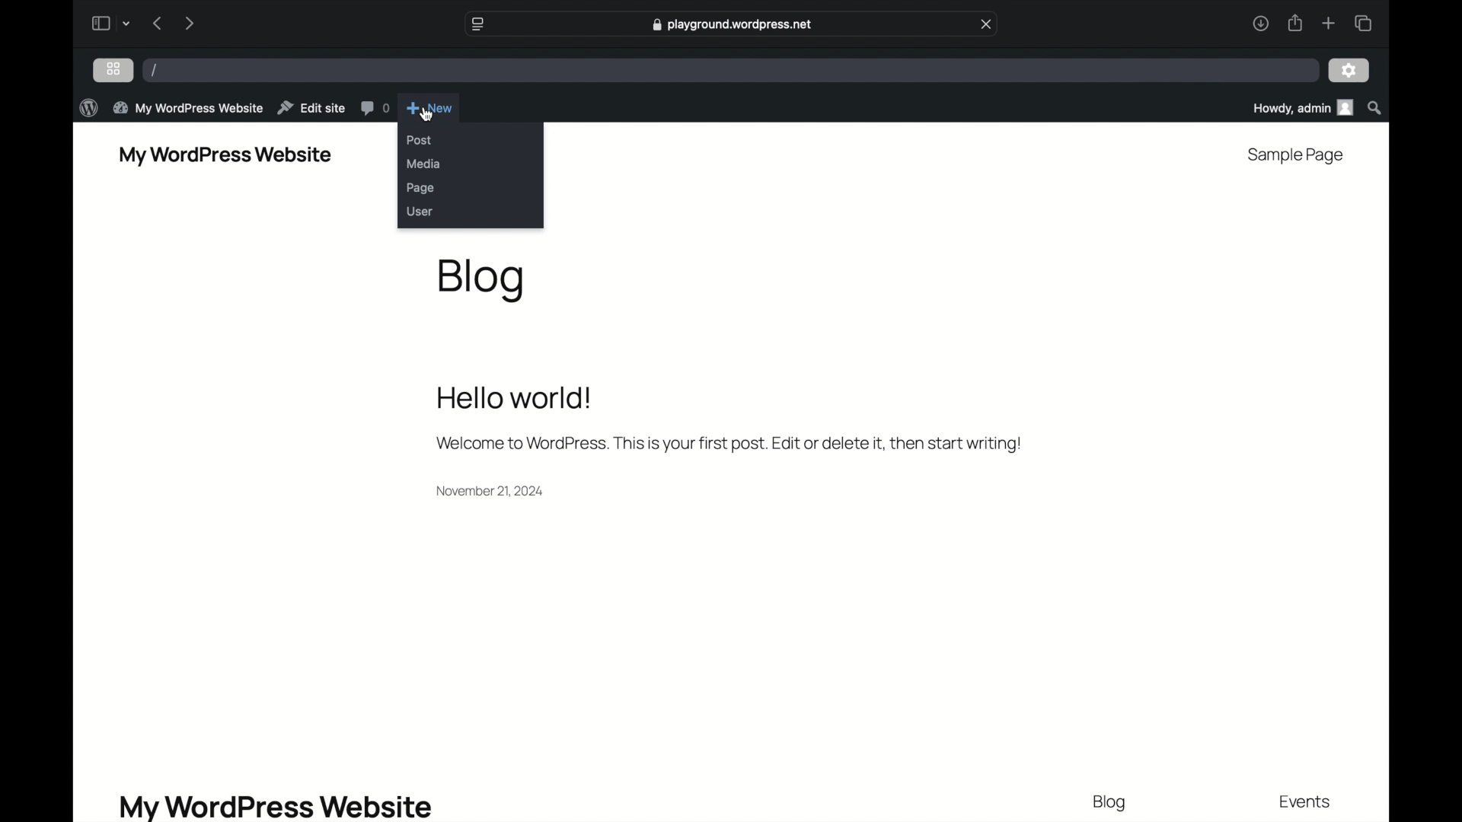  I want to click on blog, so click(1110, 803).